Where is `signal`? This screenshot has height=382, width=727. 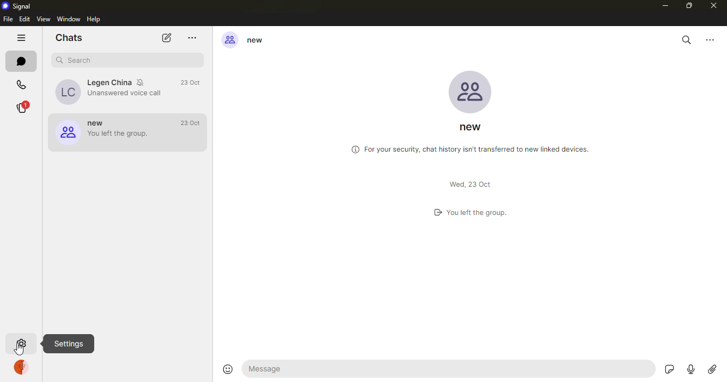 signal is located at coordinates (16, 6).